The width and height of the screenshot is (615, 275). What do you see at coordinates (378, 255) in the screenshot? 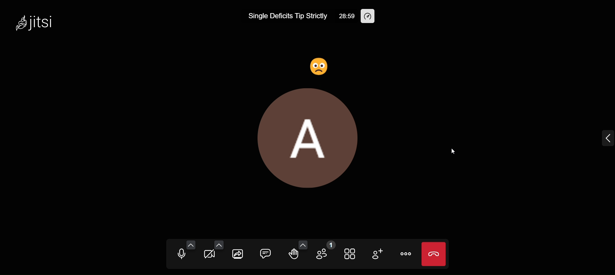
I see `invite people` at bounding box center [378, 255].